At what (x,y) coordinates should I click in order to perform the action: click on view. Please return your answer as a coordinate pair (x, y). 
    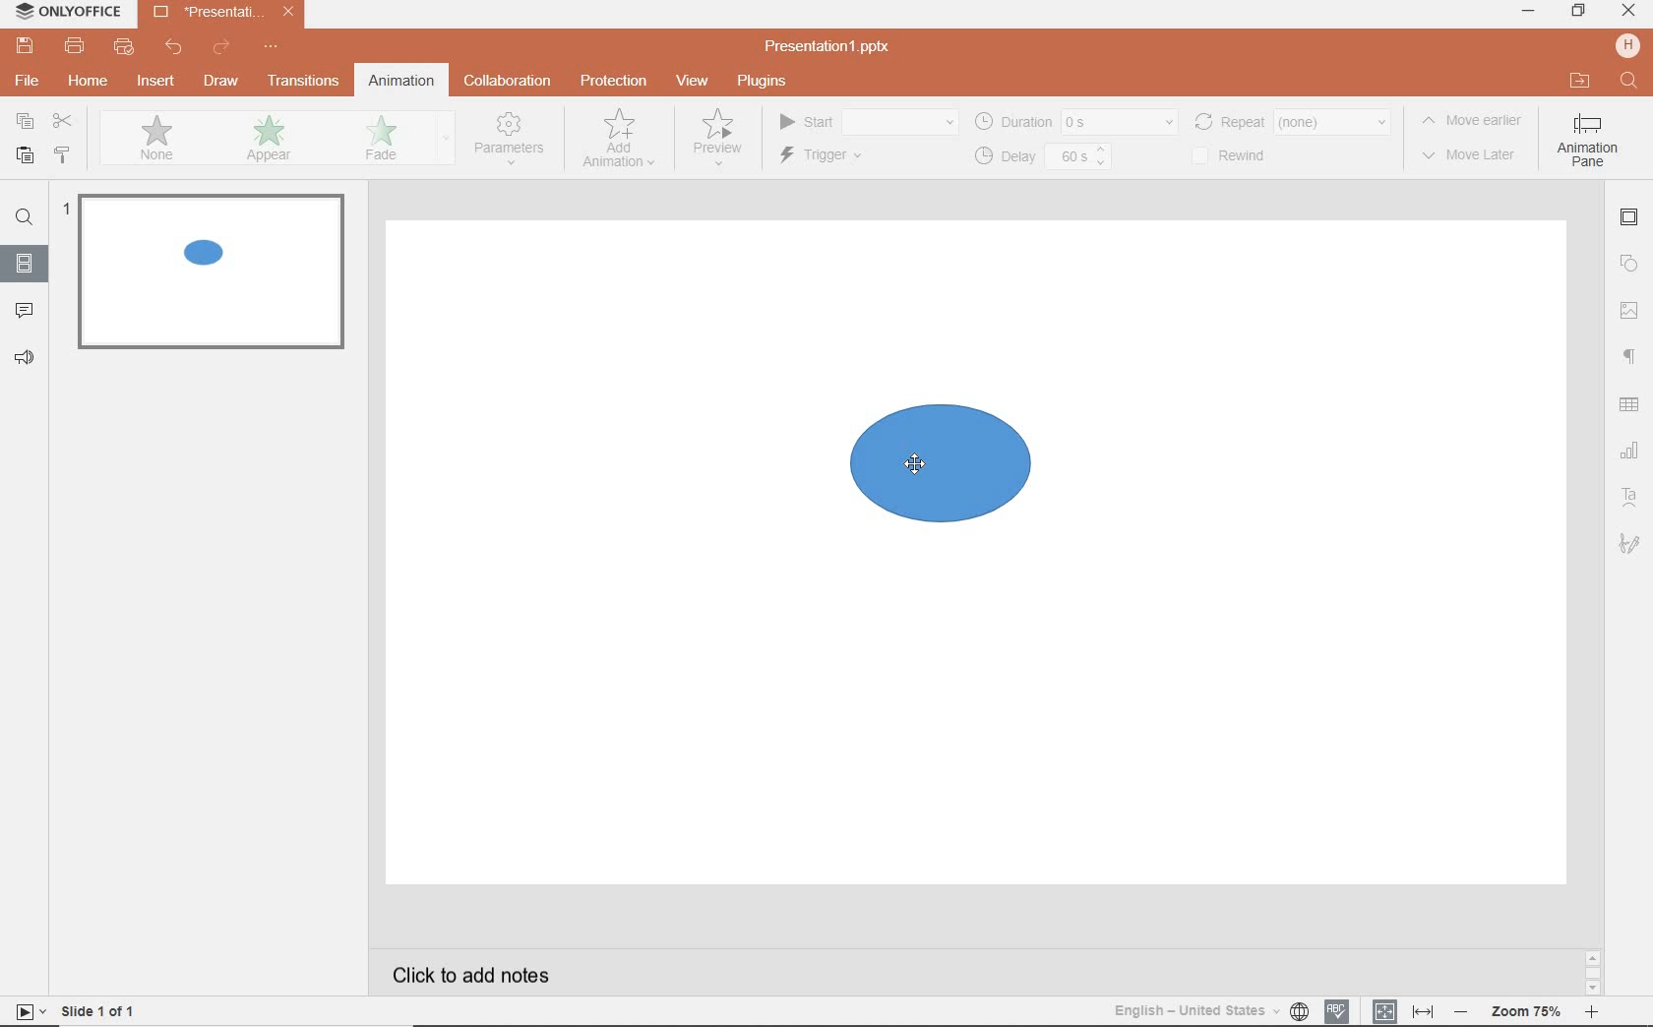
    Looking at the image, I should click on (696, 82).